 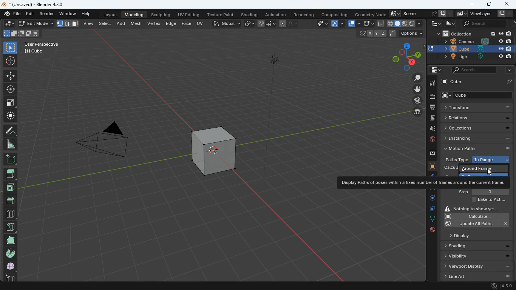 What do you see at coordinates (250, 15) in the screenshot?
I see `shading` at bounding box center [250, 15].